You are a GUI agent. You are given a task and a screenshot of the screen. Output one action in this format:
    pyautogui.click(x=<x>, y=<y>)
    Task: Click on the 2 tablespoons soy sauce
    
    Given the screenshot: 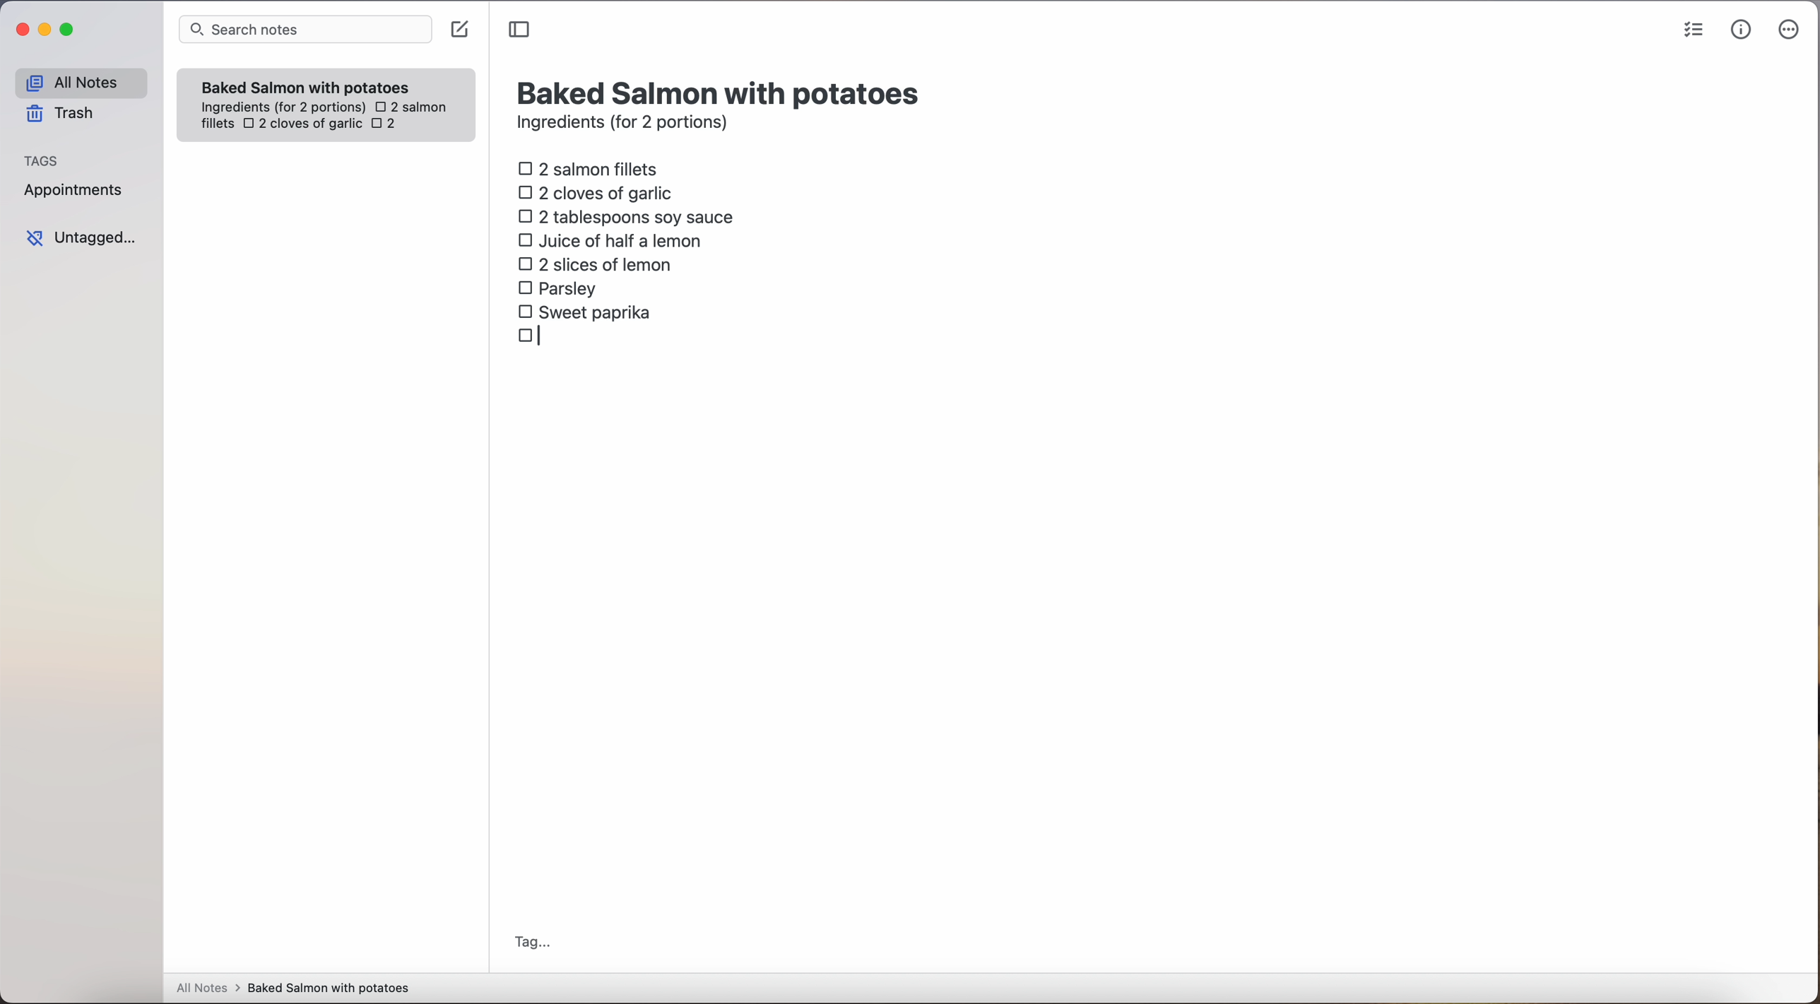 What is the action you would take?
    pyautogui.click(x=625, y=216)
    